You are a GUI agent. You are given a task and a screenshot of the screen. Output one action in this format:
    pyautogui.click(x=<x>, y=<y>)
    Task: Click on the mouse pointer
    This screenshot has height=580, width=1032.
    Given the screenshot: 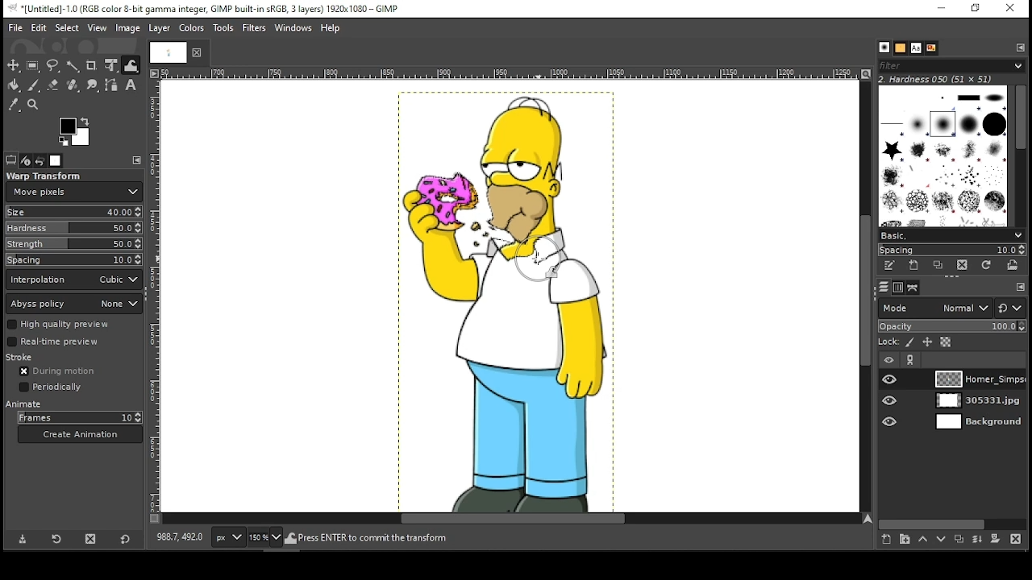 What is the action you would take?
    pyautogui.click(x=536, y=260)
    